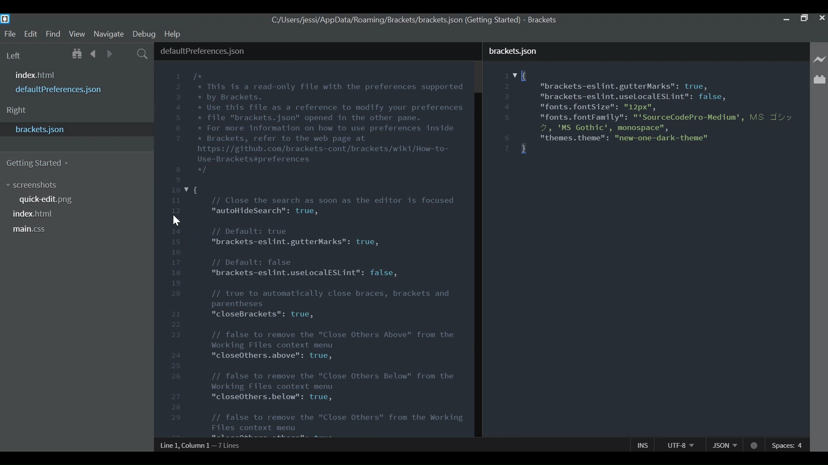 Image resolution: width=828 pixels, height=465 pixels. Describe the element at coordinates (659, 112) in the screenshot. I see `M |
"brackets-eslint.gutterMarks": true,
"brackets-eslint.useLocalESLint": false,
"fonts. fontSize": "12px",
"fonts. fontFamily": "'SourceCodePro-Medium', MS Jv
2, 'MS Gothic', monospace",
"themes. theme": "new-one-dark-theme"

B` at that location.